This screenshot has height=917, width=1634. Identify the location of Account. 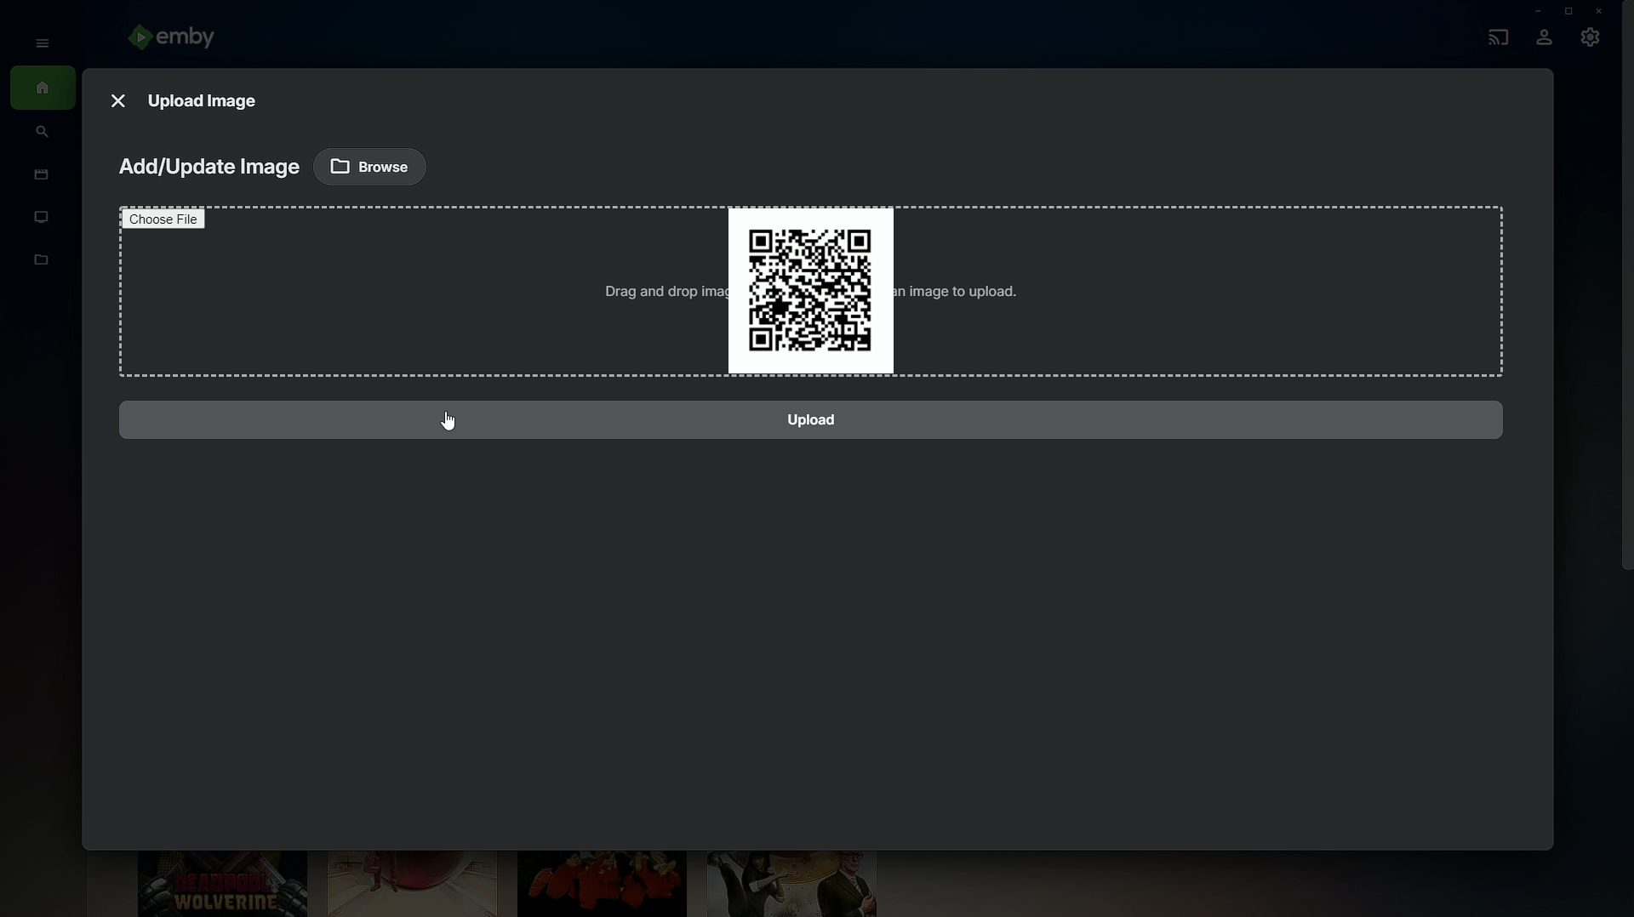
(1544, 39).